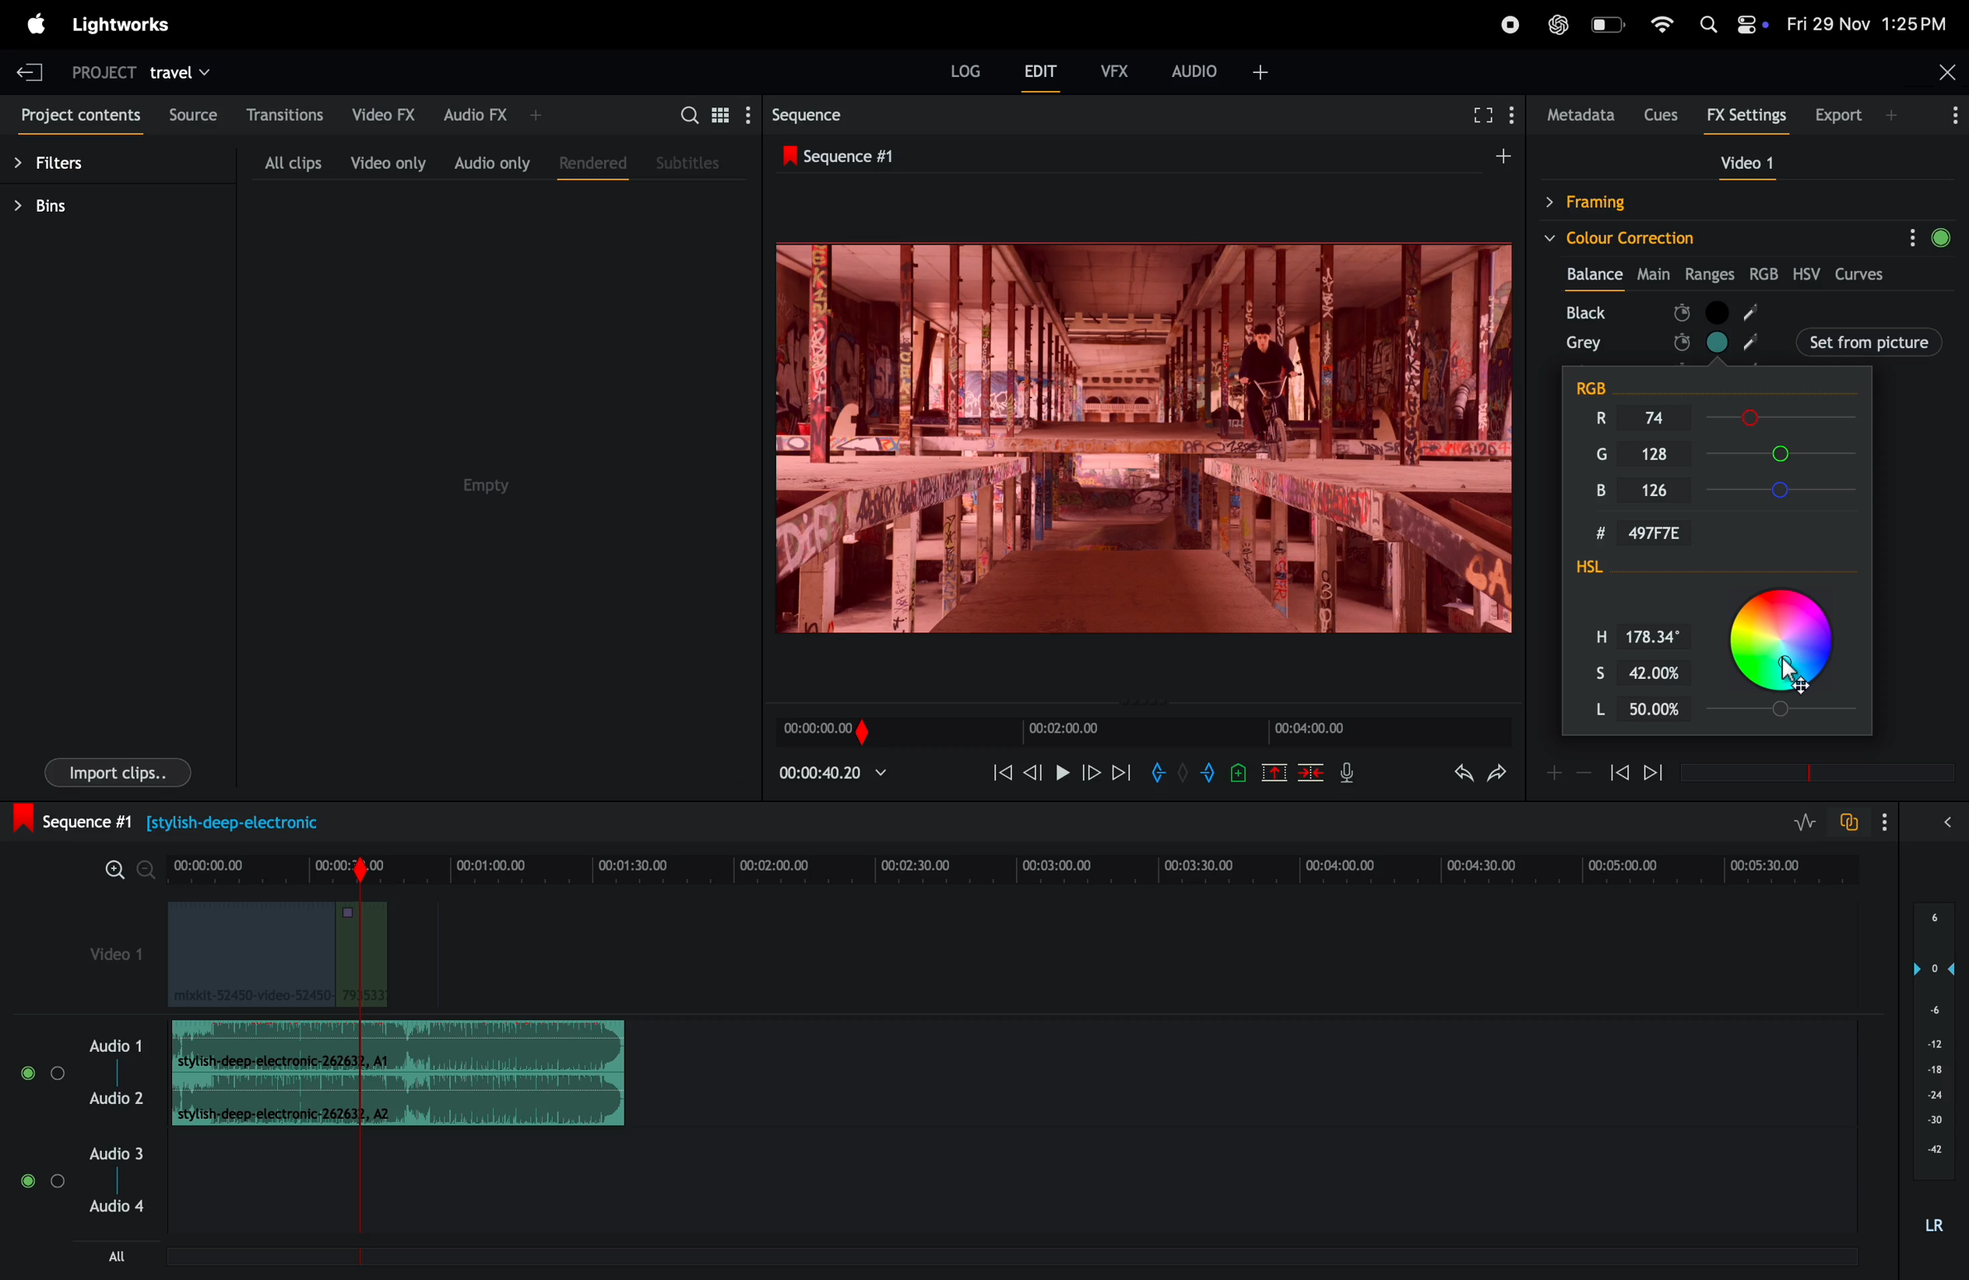  What do you see at coordinates (119, 1153) in the screenshot?
I see `Audio 3` at bounding box center [119, 1153].